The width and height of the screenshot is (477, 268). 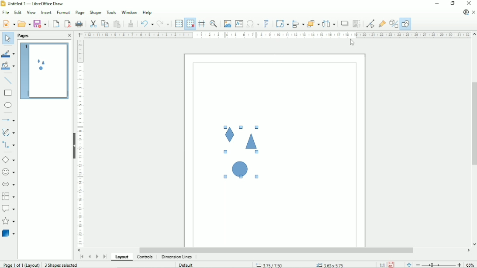 I want to click on Undo, so click(x=147, y=23).